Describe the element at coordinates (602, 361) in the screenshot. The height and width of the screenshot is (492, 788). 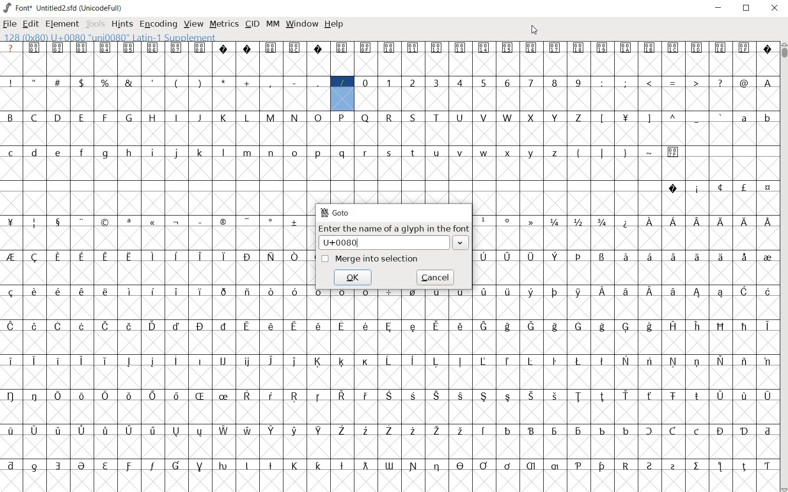
I see `glyph` at that location.